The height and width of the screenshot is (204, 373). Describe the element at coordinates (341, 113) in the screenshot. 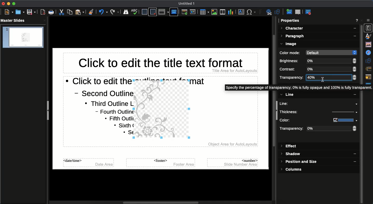

I see `thickness input` at that location.